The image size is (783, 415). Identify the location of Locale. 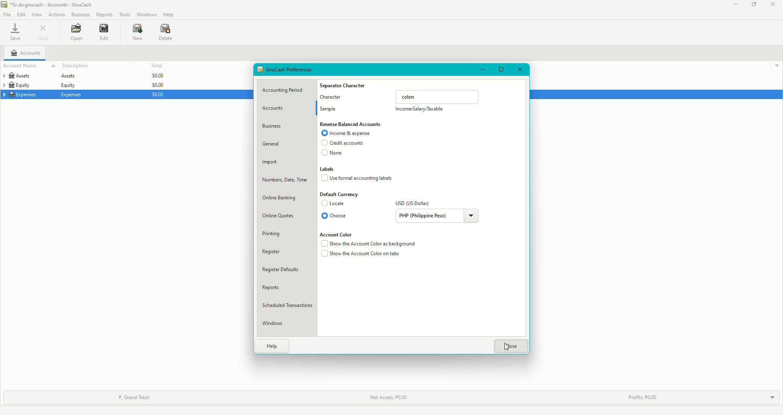
(335, 204).